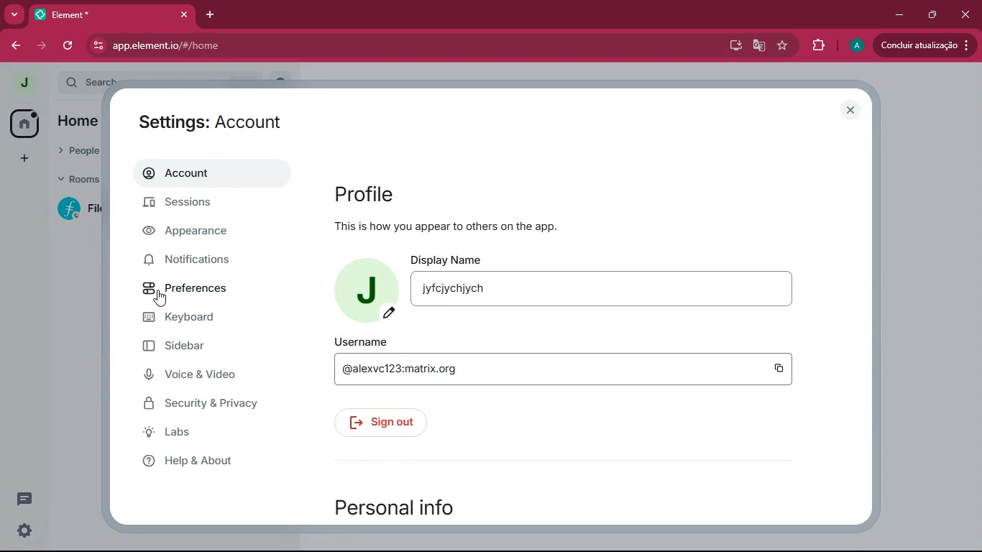  I want to click on tab, so click(96, 15).